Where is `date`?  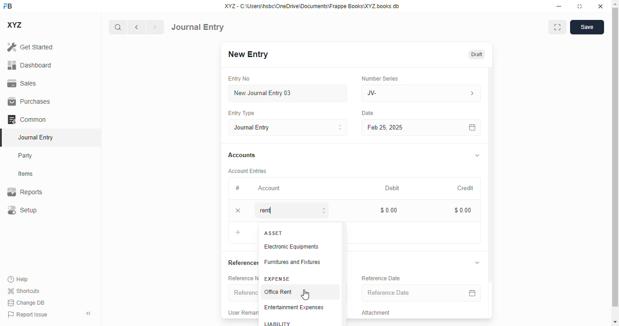 date is located at coordinates (368, 113).